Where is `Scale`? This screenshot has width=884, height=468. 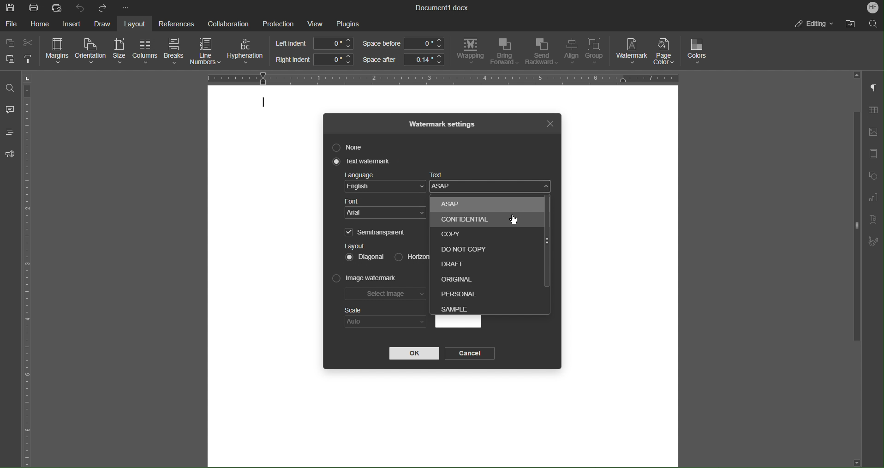 Scale is located at coordinates (353, 310).